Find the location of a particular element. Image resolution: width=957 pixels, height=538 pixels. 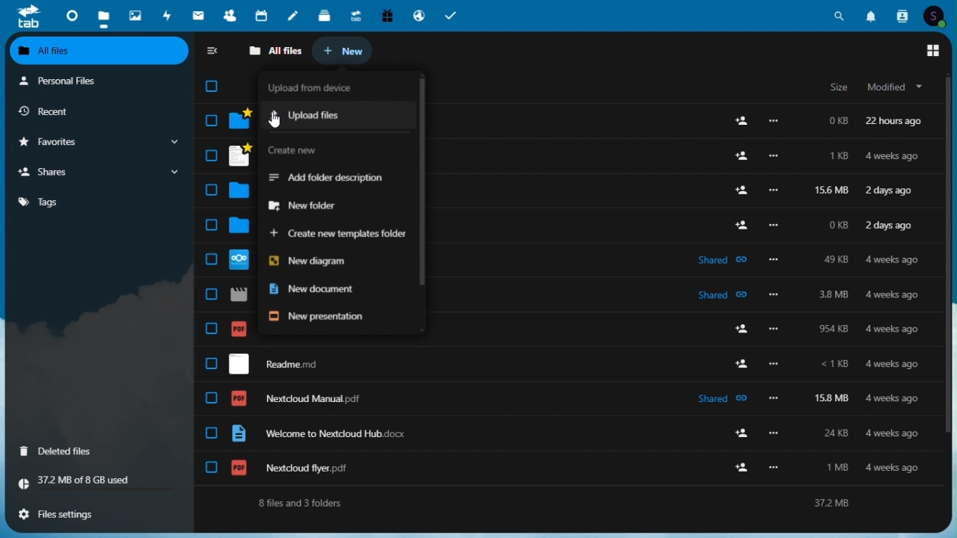

Task is located at coordinates (452, 15).